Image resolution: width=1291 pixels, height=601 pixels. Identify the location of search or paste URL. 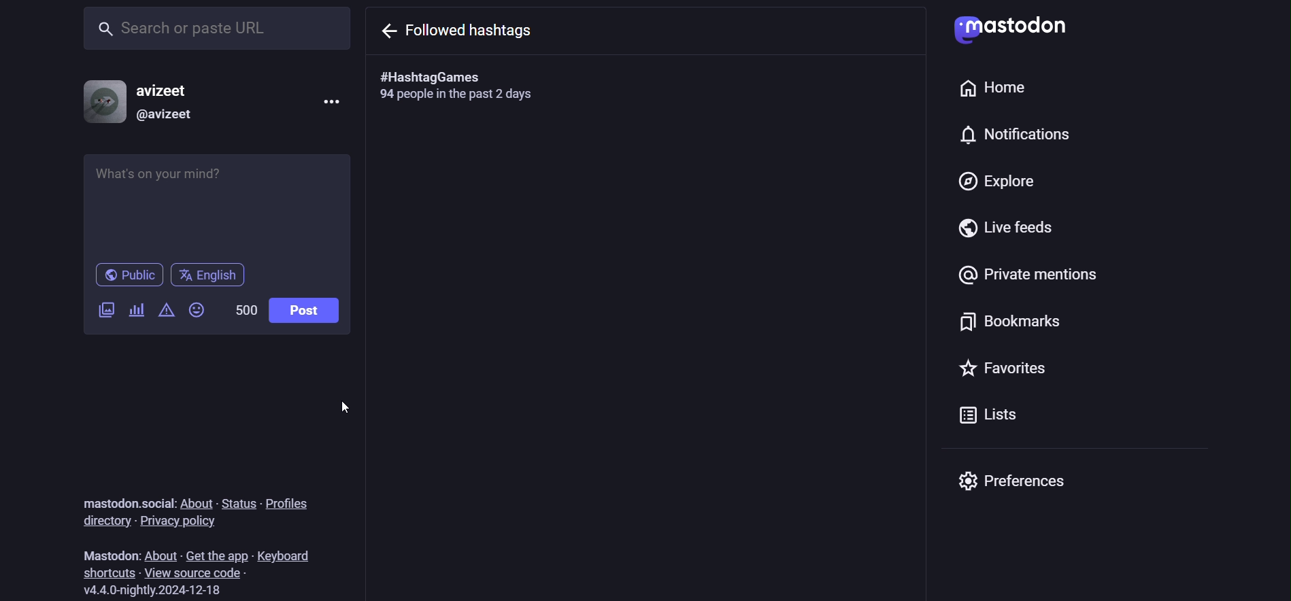
(212, 30).